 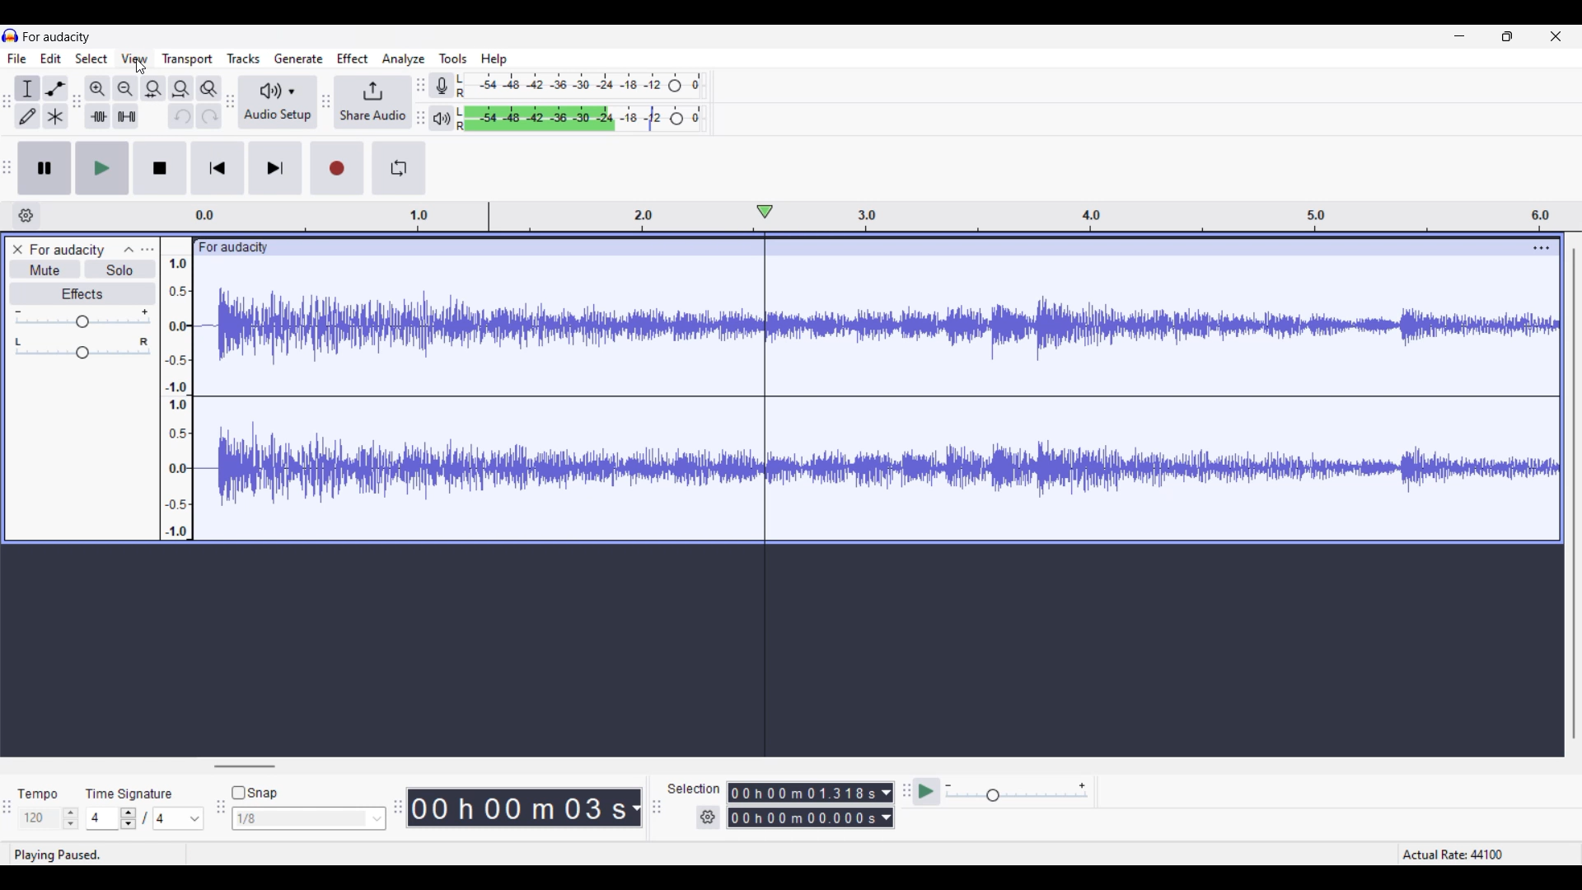 What do you see at coordinates (147, 250) in the screenshot?
I see `Open menu` at bounding box center [147, 250].